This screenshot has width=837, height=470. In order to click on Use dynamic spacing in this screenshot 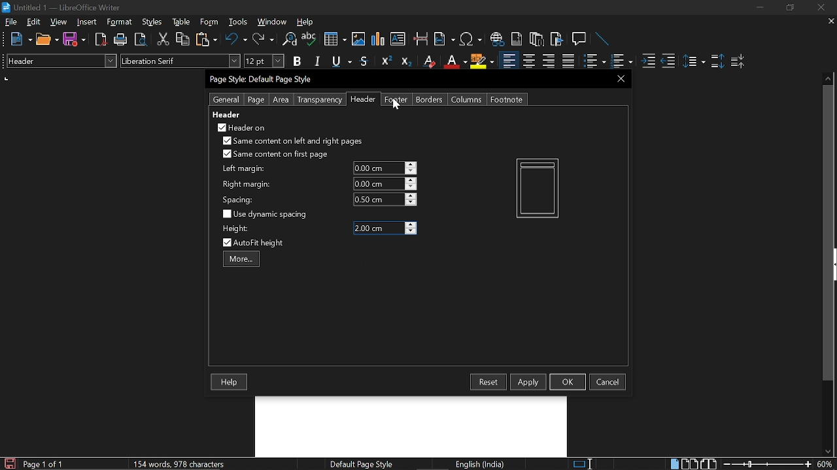, I will do `click(267, 214)`.